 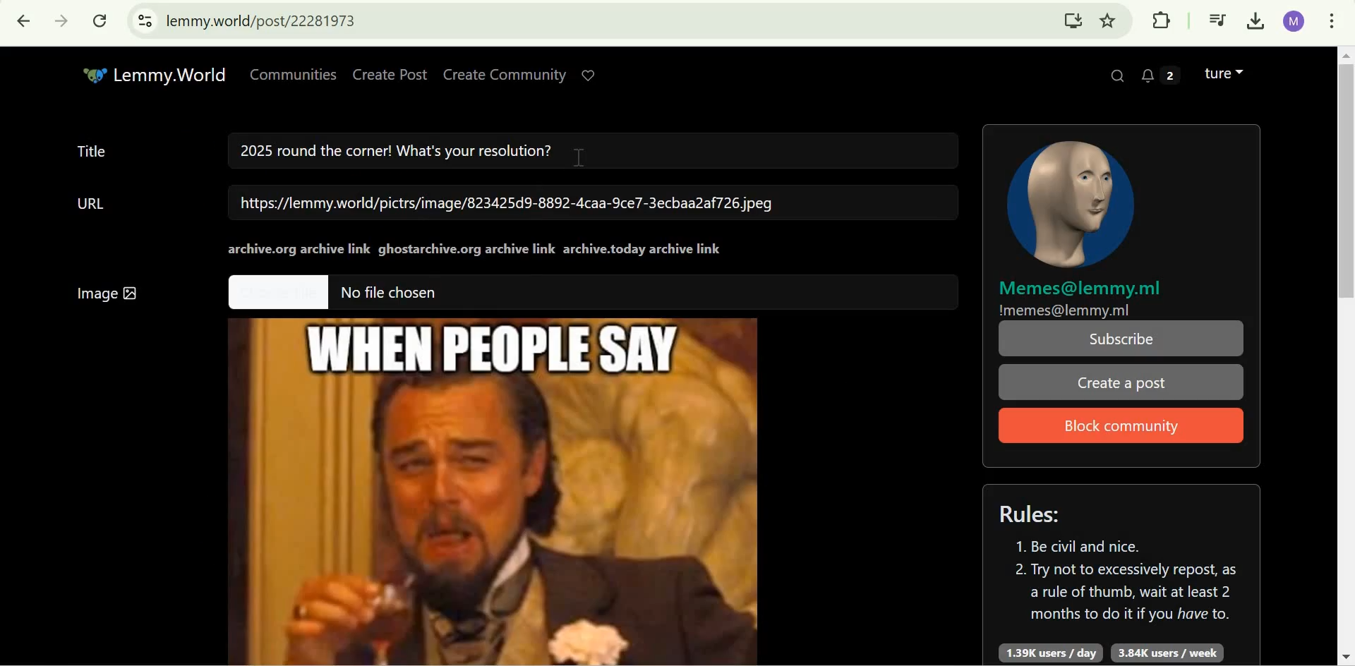 What do you see at coordinates (1118, 74) in the screenshot?
I see `Search` at bounding box center [1118, 74].